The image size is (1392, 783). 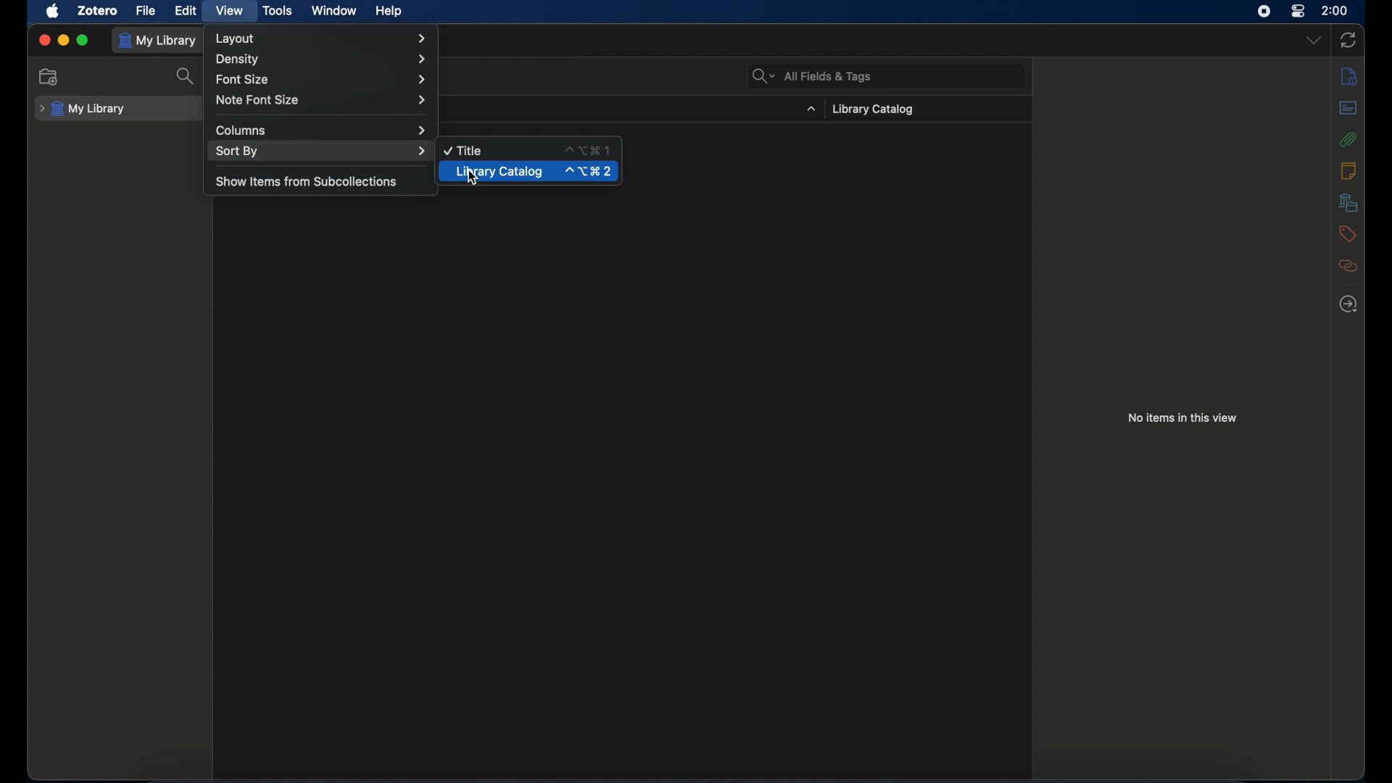 What do you see at coordinates (1182, 418) in the screenshot?
I see `no items in this view` at bounding box center [1182, 418].